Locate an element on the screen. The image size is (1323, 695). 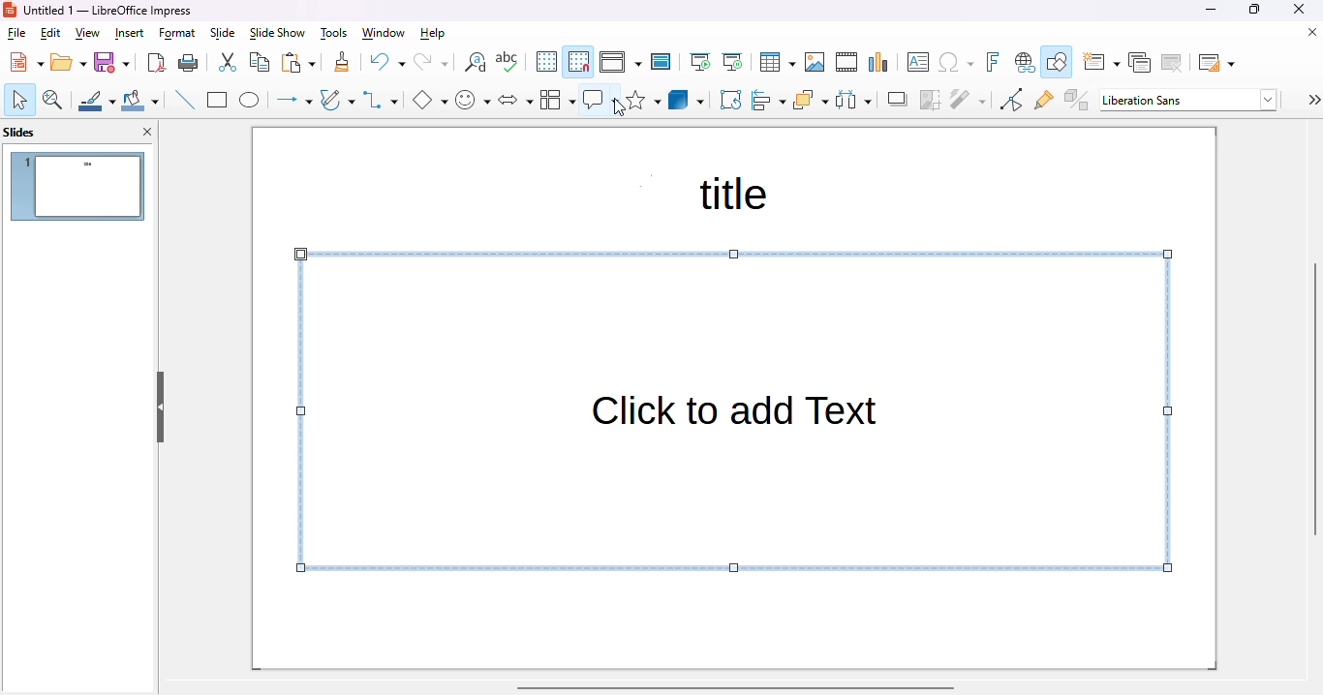
insert audio or video is located at coordinates (846, 62).